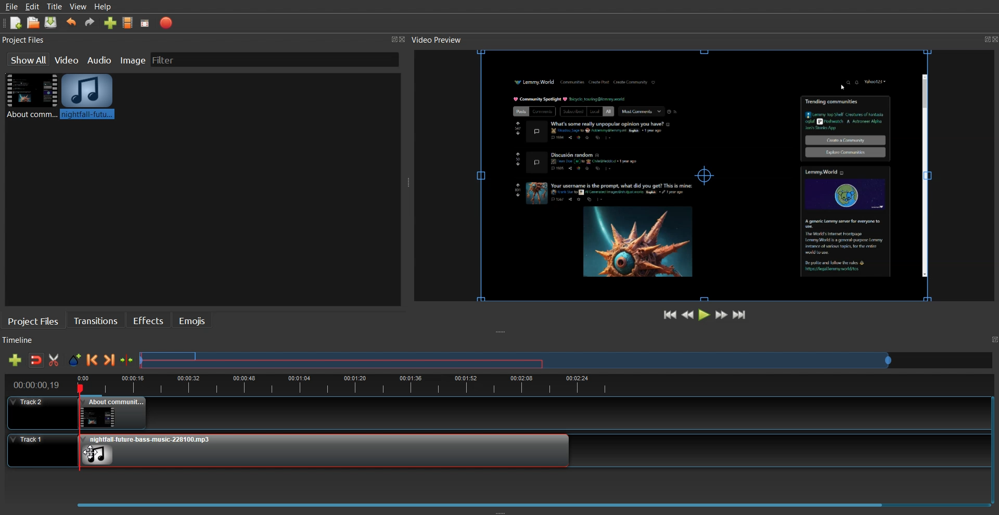  What do you see at coordinates (68, 59) in the screenshot?
I see `Video` at bounding box center [68, 59].